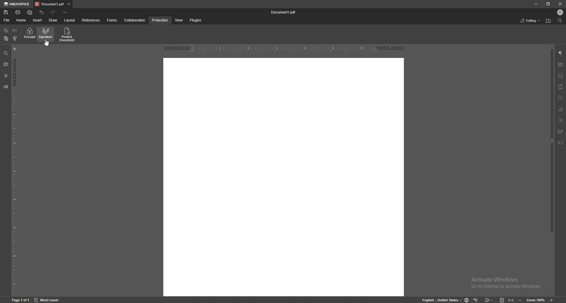 The width and height of the screenshot is (566, 303). What do you see at coordinates (5, 87) in the screenshot?
I see `feedback` at bounding box center [5, 87].